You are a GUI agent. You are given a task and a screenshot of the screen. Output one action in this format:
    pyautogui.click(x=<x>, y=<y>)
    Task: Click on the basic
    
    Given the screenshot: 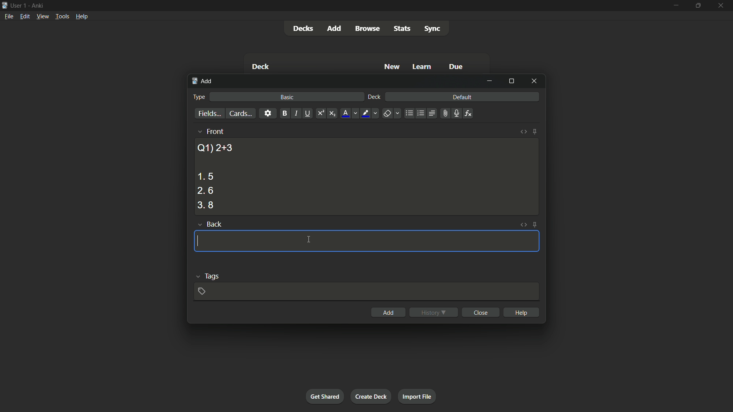 What is the action you would take?
    pyautogui.click(x=287, y=97)
    